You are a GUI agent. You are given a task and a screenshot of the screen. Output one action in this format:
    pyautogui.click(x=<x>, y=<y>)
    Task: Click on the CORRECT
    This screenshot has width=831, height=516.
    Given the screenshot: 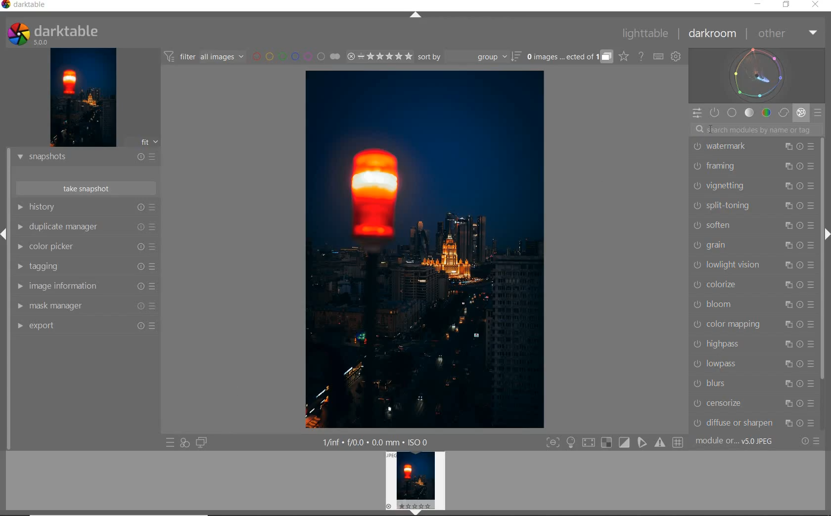 What is the action you would take?
    pyautogui.click(x=784, y=113)
    